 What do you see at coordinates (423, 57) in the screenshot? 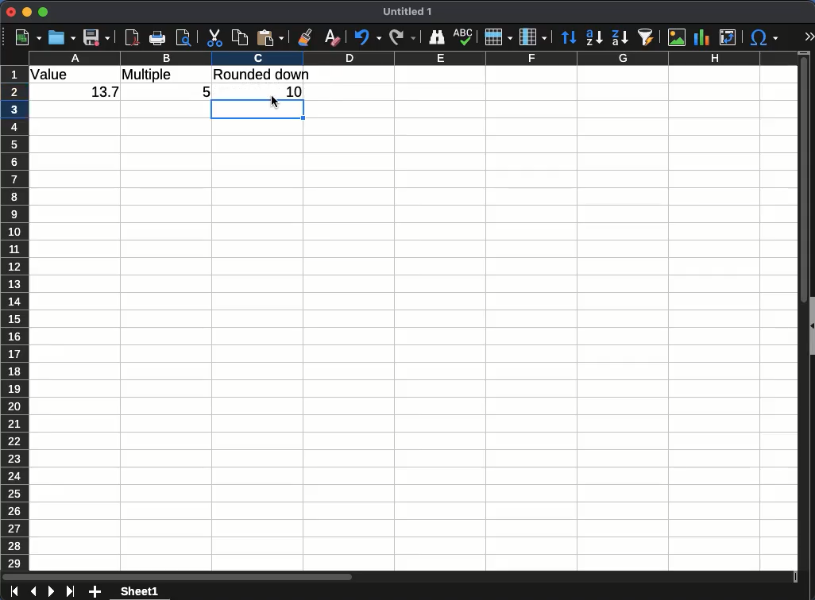
I see `column` at bounding box center [423, 57].